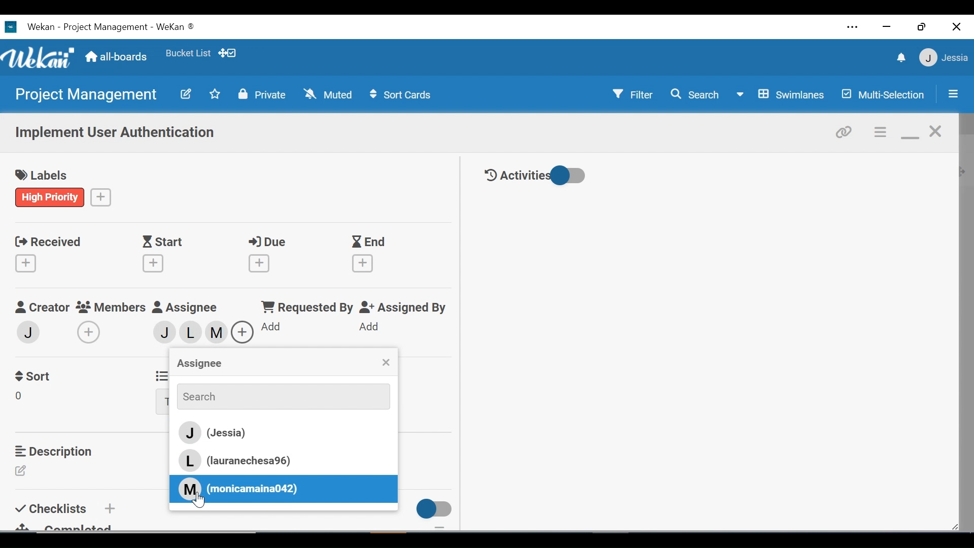 The width and height of the screenshot is (974, 548). I want to click on Description, so click(56, 451).